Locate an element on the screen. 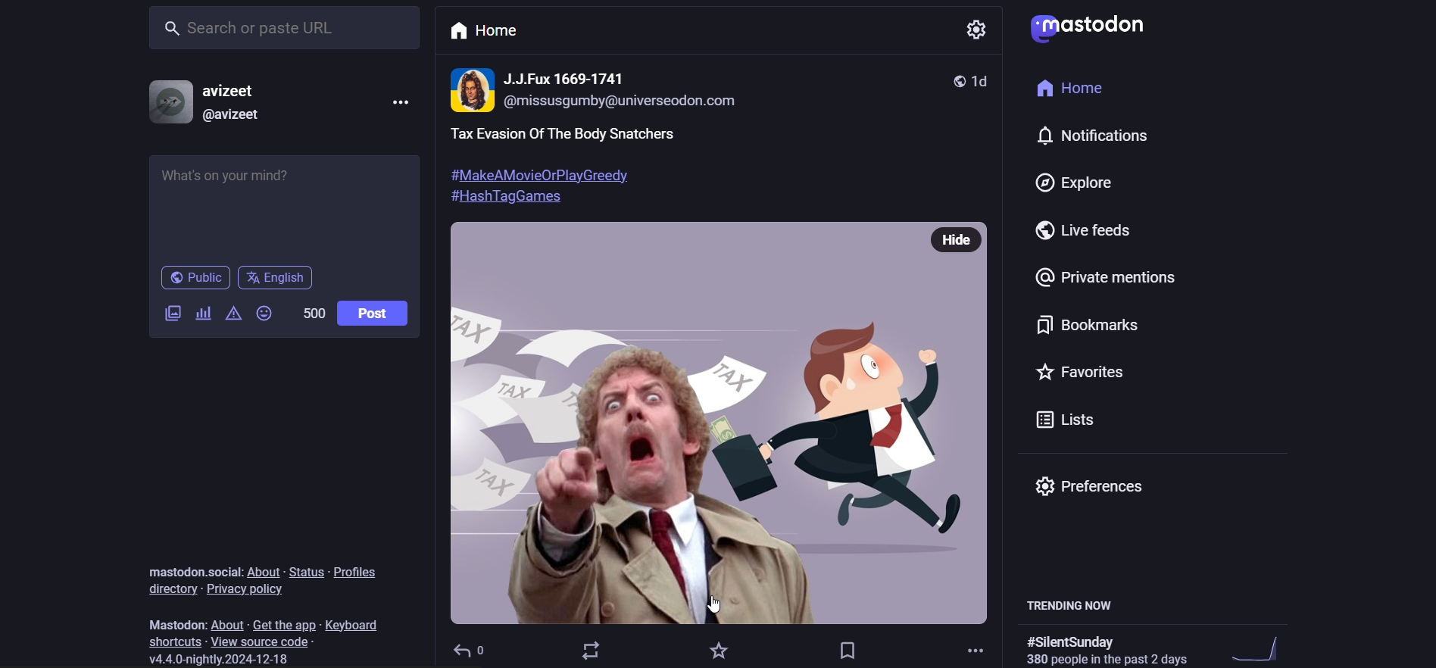 This screenshot has height=668, width=1436. reply is located at coordinates (470, 647).